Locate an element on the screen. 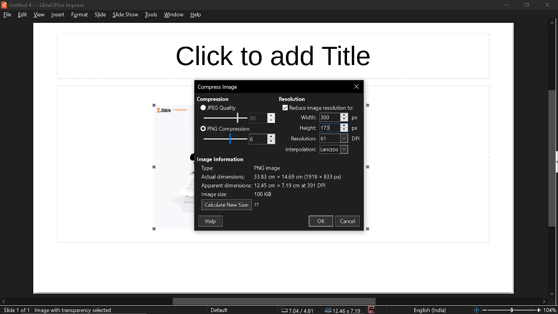 This screenshot has width=558, height=314. Increase  is located at coordinates (272, 114).